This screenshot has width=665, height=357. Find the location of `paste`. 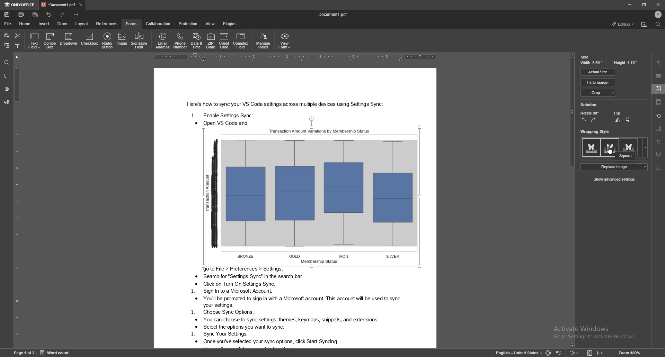

paste is located at coordinates (7, 45).